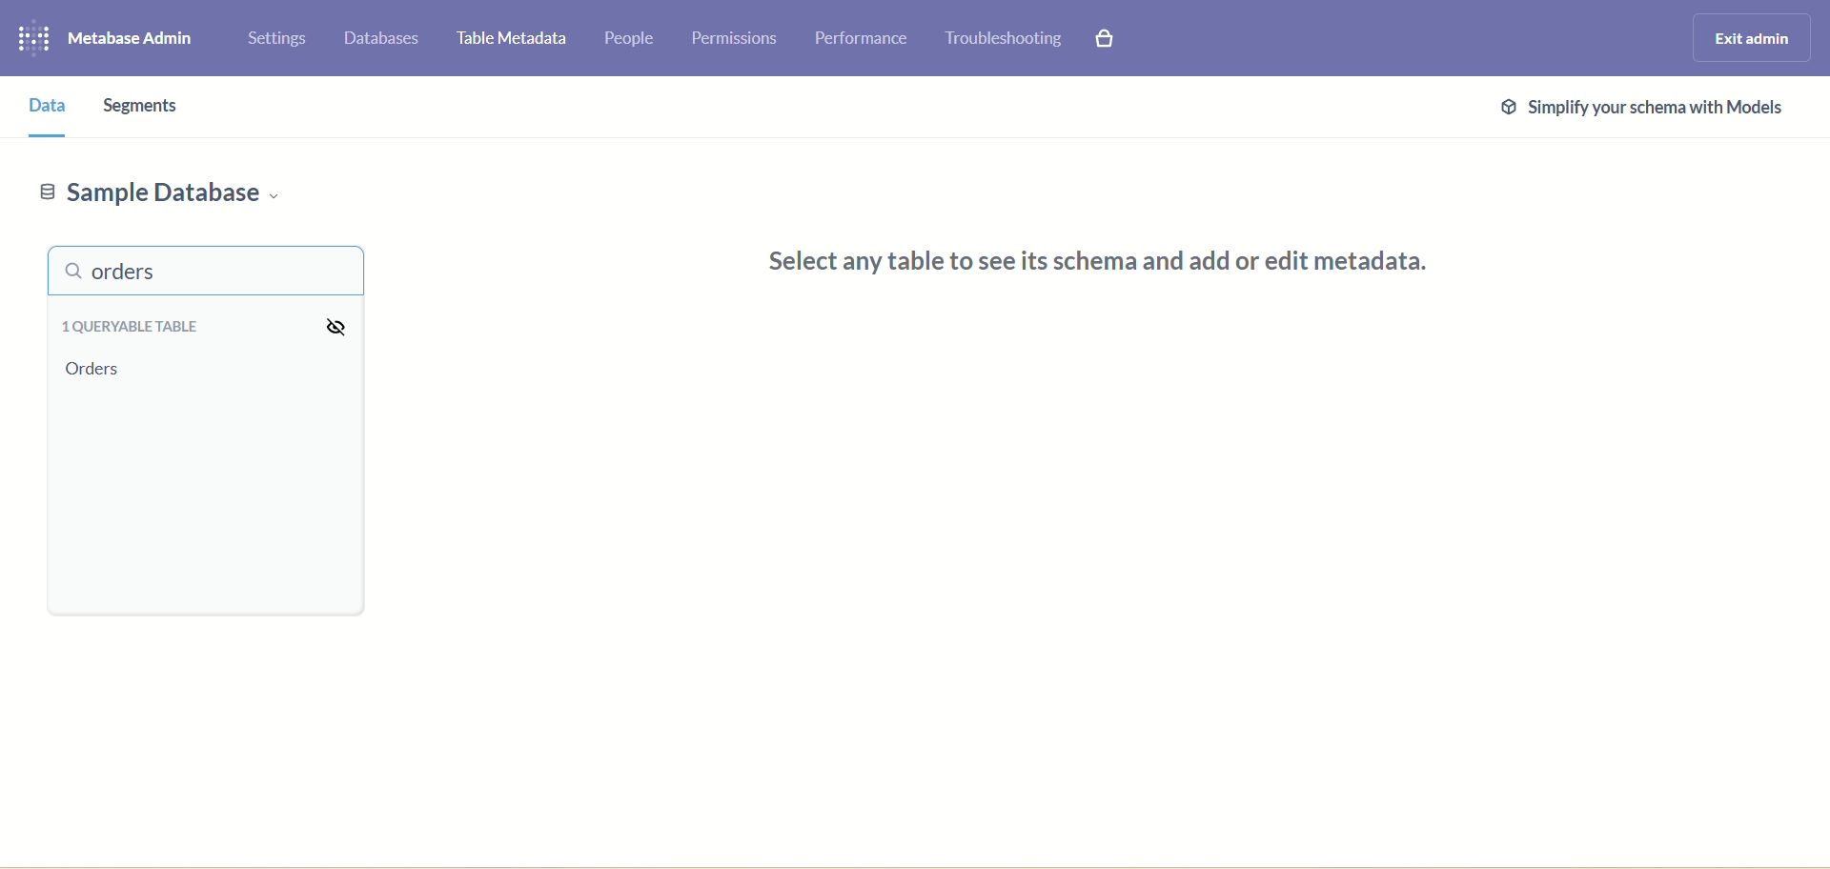 Image resolution: width=1830 pixels, height=869 pixels. Describe the element at coordinates (1096, 263) in the screenshot. I see `Select any table to see its schema and add or edit metadata.` at that location.